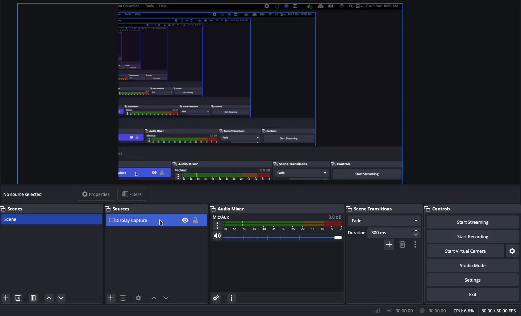 This screenshot has height=316, width=521. What do you see at coordinates (211, 94) in the screenshot?
I see `Screen` at bounding box center [211, 94].